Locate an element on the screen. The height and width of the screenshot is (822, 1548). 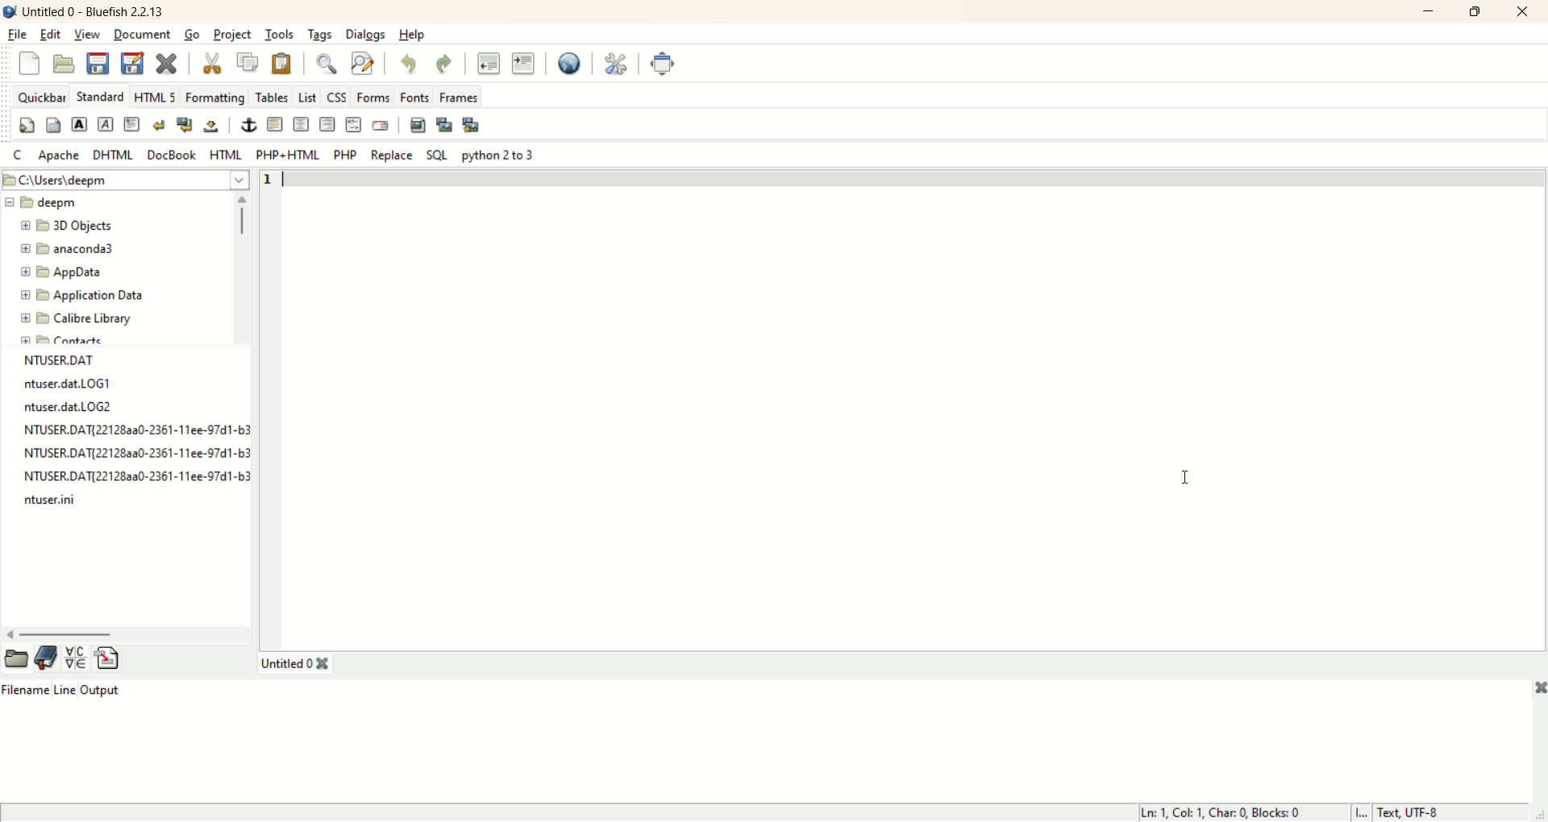
open file is located at coordinates (64, 63).